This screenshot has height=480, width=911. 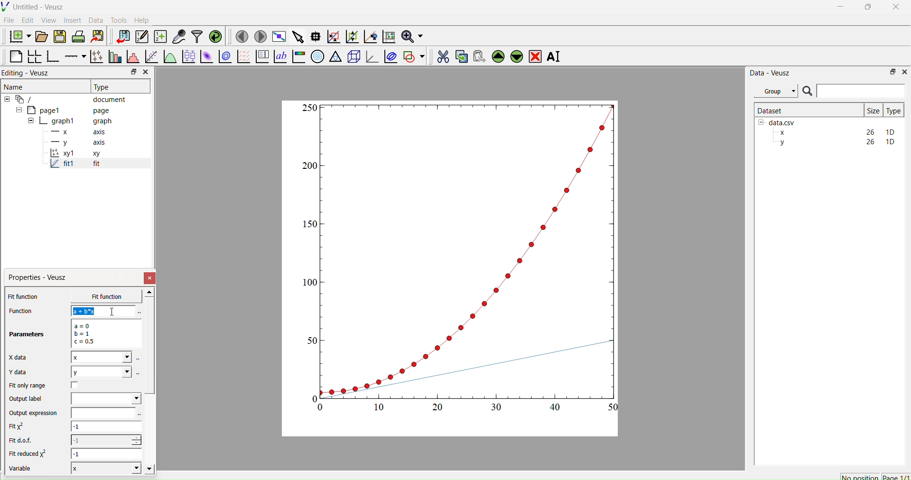 I want to click on Up, so click(x=497, y=55).